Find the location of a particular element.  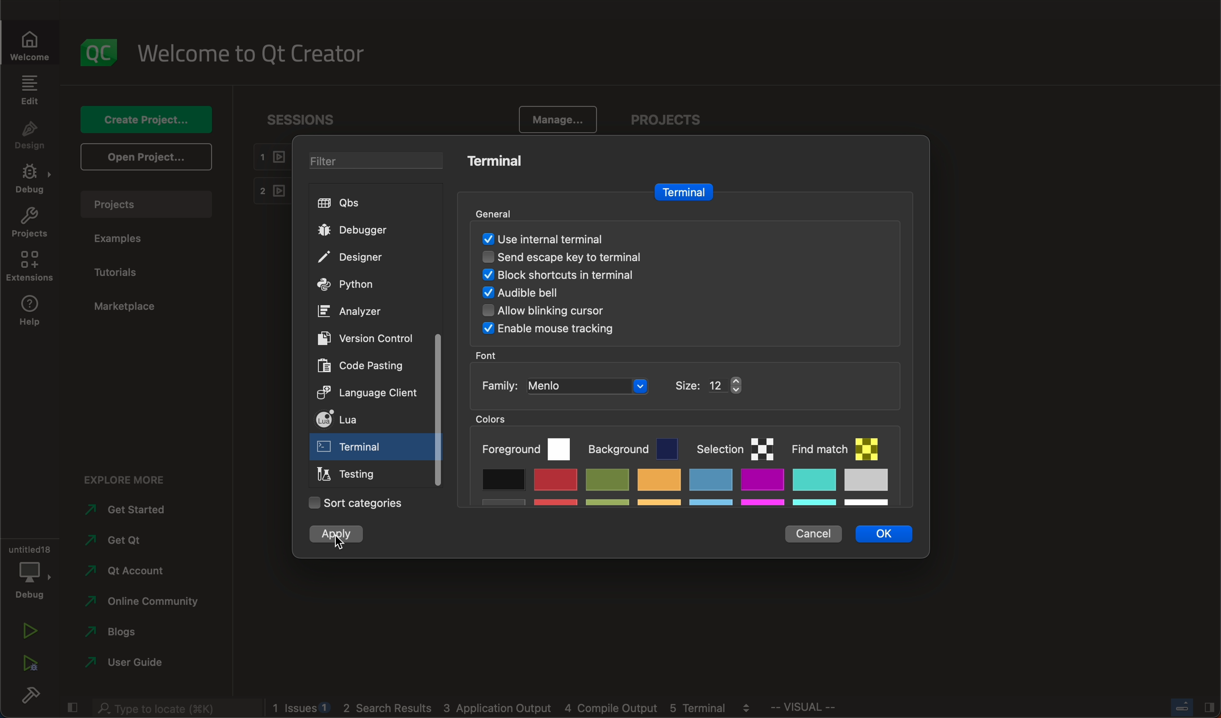

logo is located at coordinates (102, 51).